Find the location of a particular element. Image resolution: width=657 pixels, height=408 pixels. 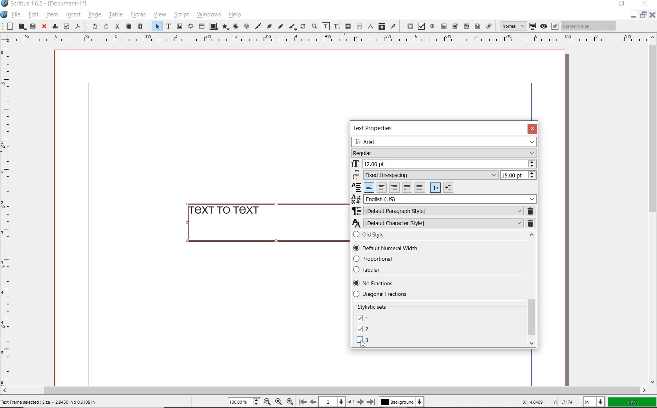

DEFAULT NUMBERS is located at coordinates (361, 329).